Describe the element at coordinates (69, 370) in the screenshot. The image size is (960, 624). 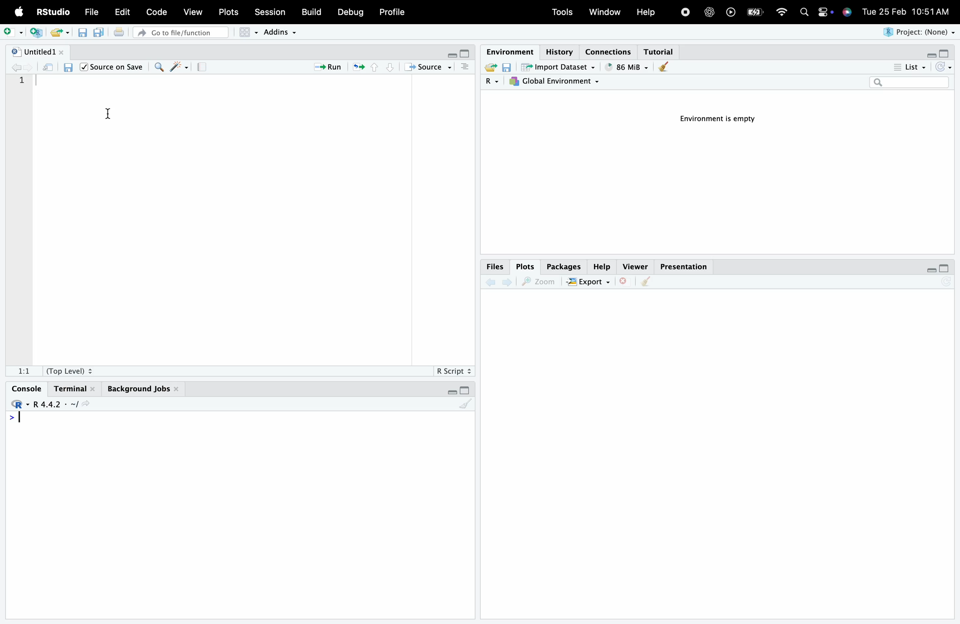
I see `(Top Level) +` at that location.